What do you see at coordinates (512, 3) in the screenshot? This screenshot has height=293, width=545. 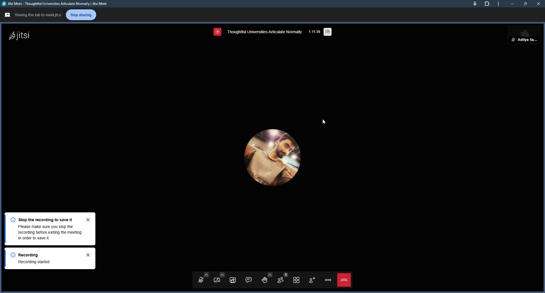 I see `minimize` at bounding box center [512, 3].